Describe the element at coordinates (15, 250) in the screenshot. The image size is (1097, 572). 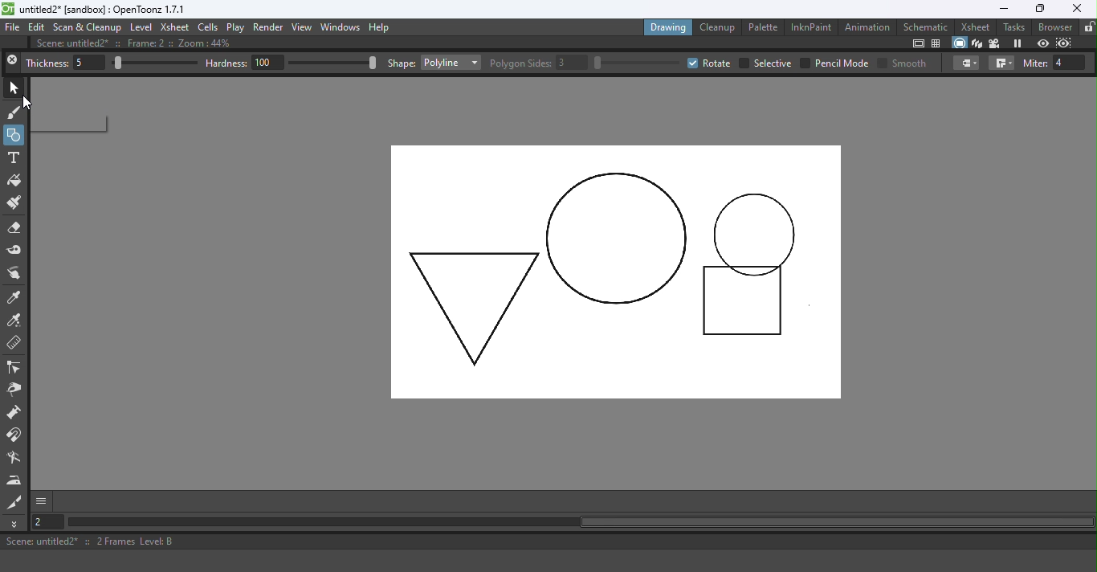
I see `Tape tool` at that location.